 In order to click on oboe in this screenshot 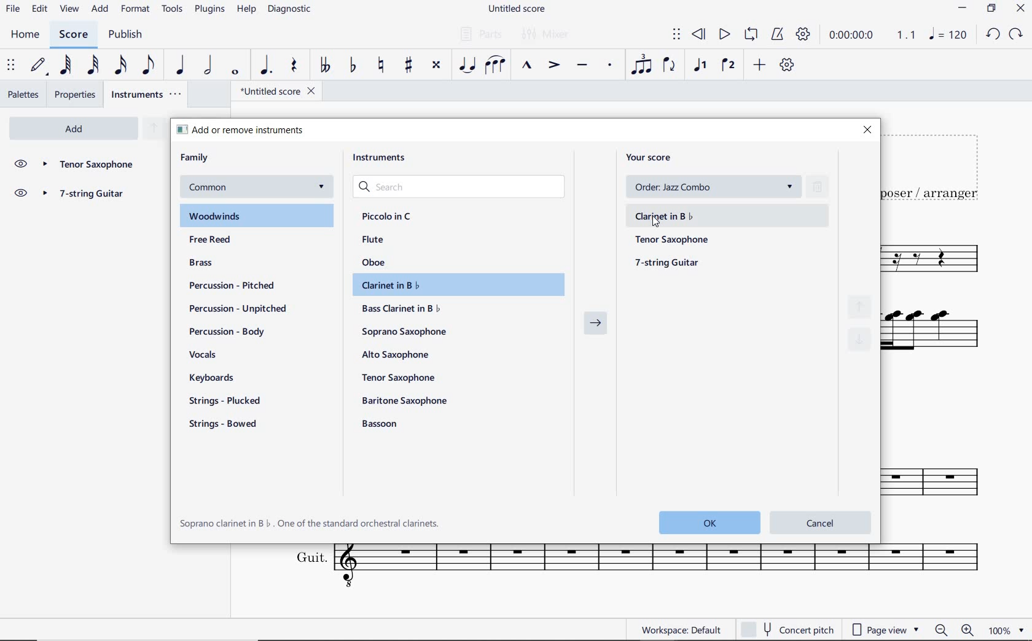, I will do `click(376, 262)`.